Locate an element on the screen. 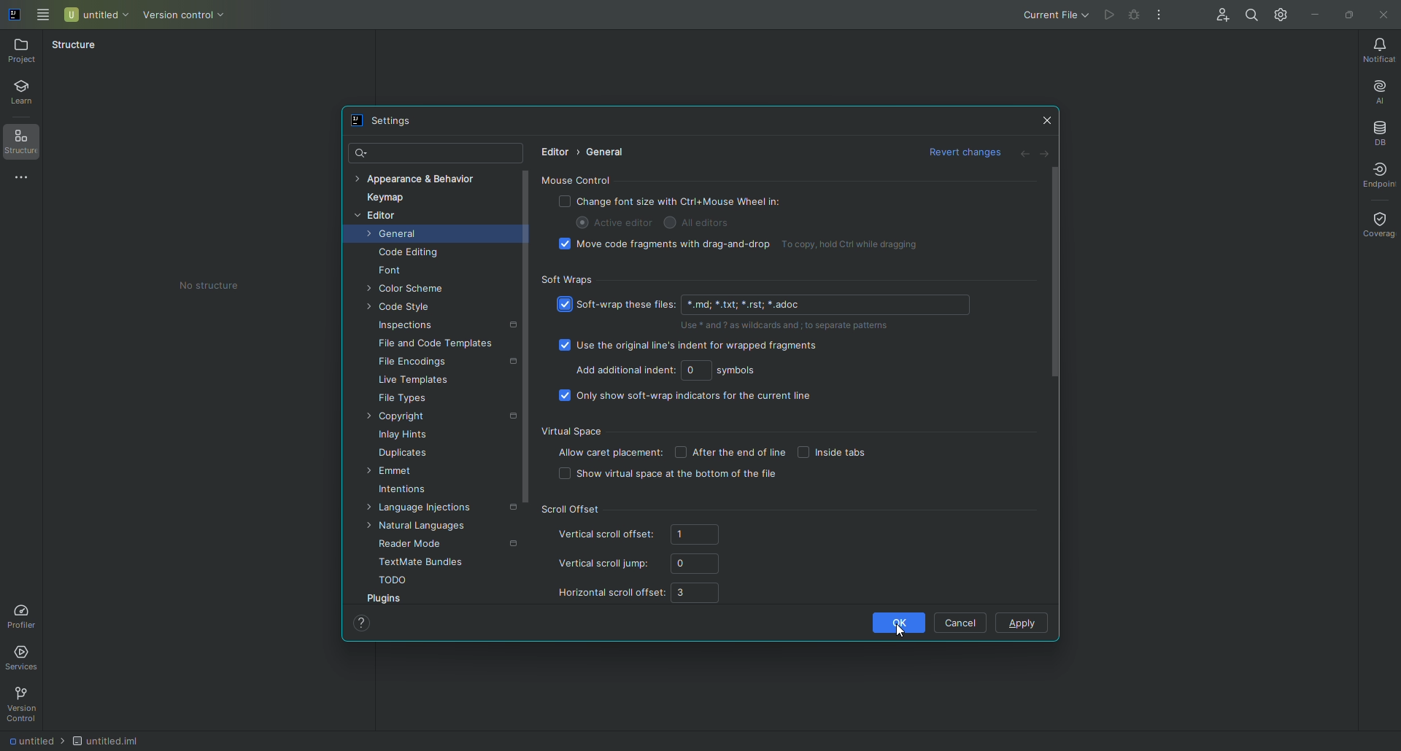  No structure is located at coordinates (217, 288).